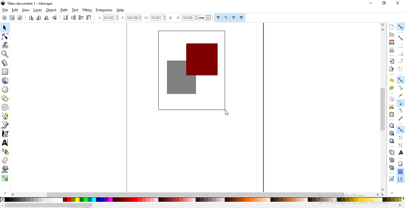 The image size is (405, 208). Describe the element at coordinates (5, 125) in the screenshot. I see `create bezier curve and straight lines` at that location.